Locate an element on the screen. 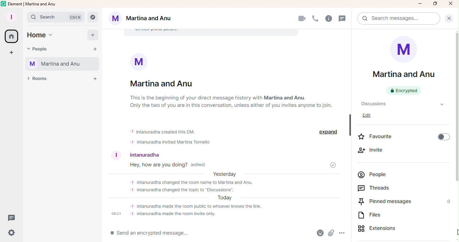 Image resolution: width=459 pixels, height=242 pixels. Room info is located at coordinates (231, 86).